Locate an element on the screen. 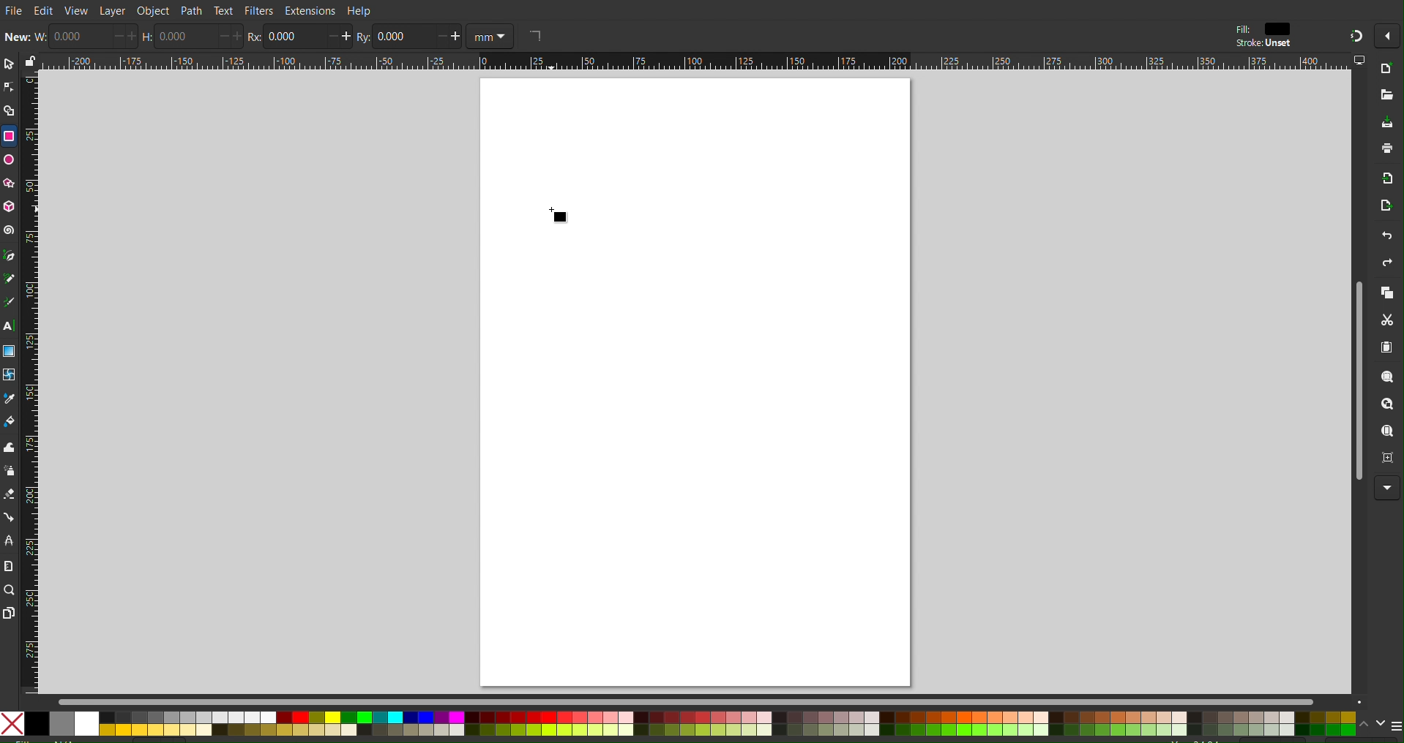 Image resolution: width=1404 pixels, height=743 pixels. rx is located at coordinates (254, 37).